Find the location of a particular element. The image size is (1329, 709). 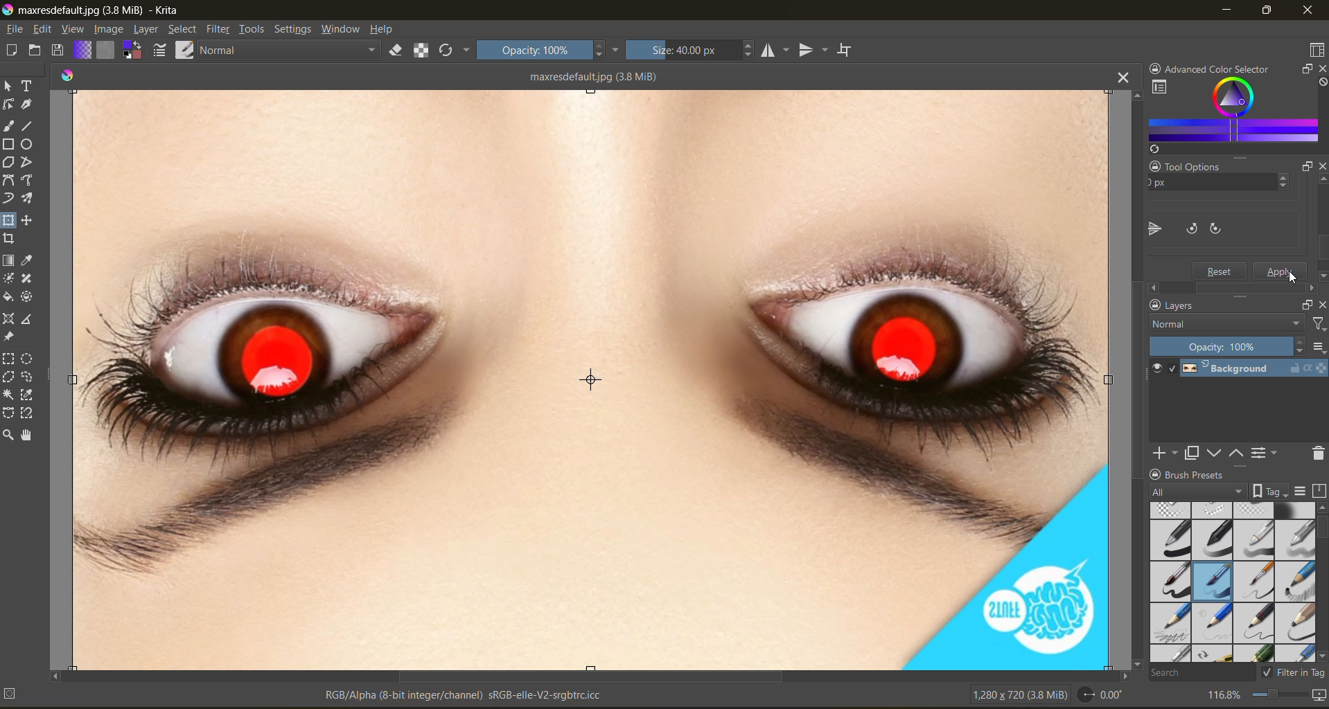

tool is located at coordinates (10, 320).